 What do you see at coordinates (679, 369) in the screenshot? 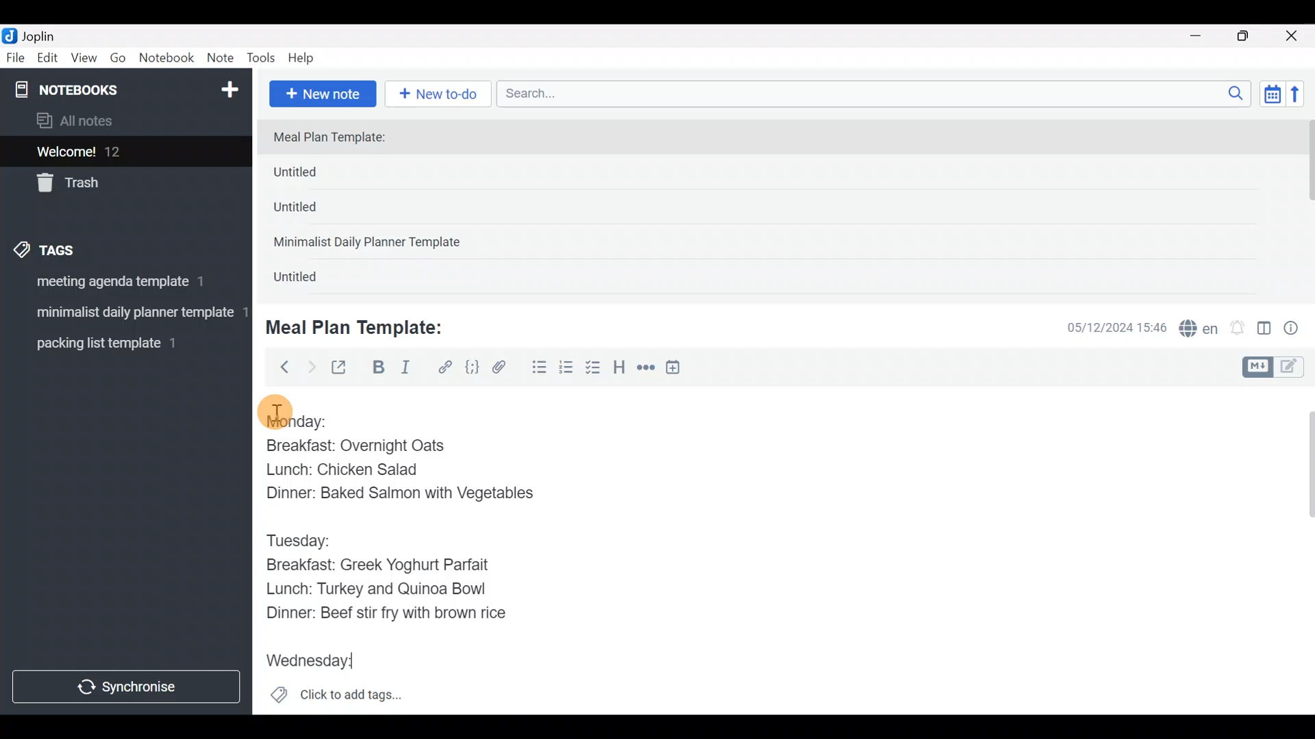
I see `Insert time` at bounding box center [679, 369].